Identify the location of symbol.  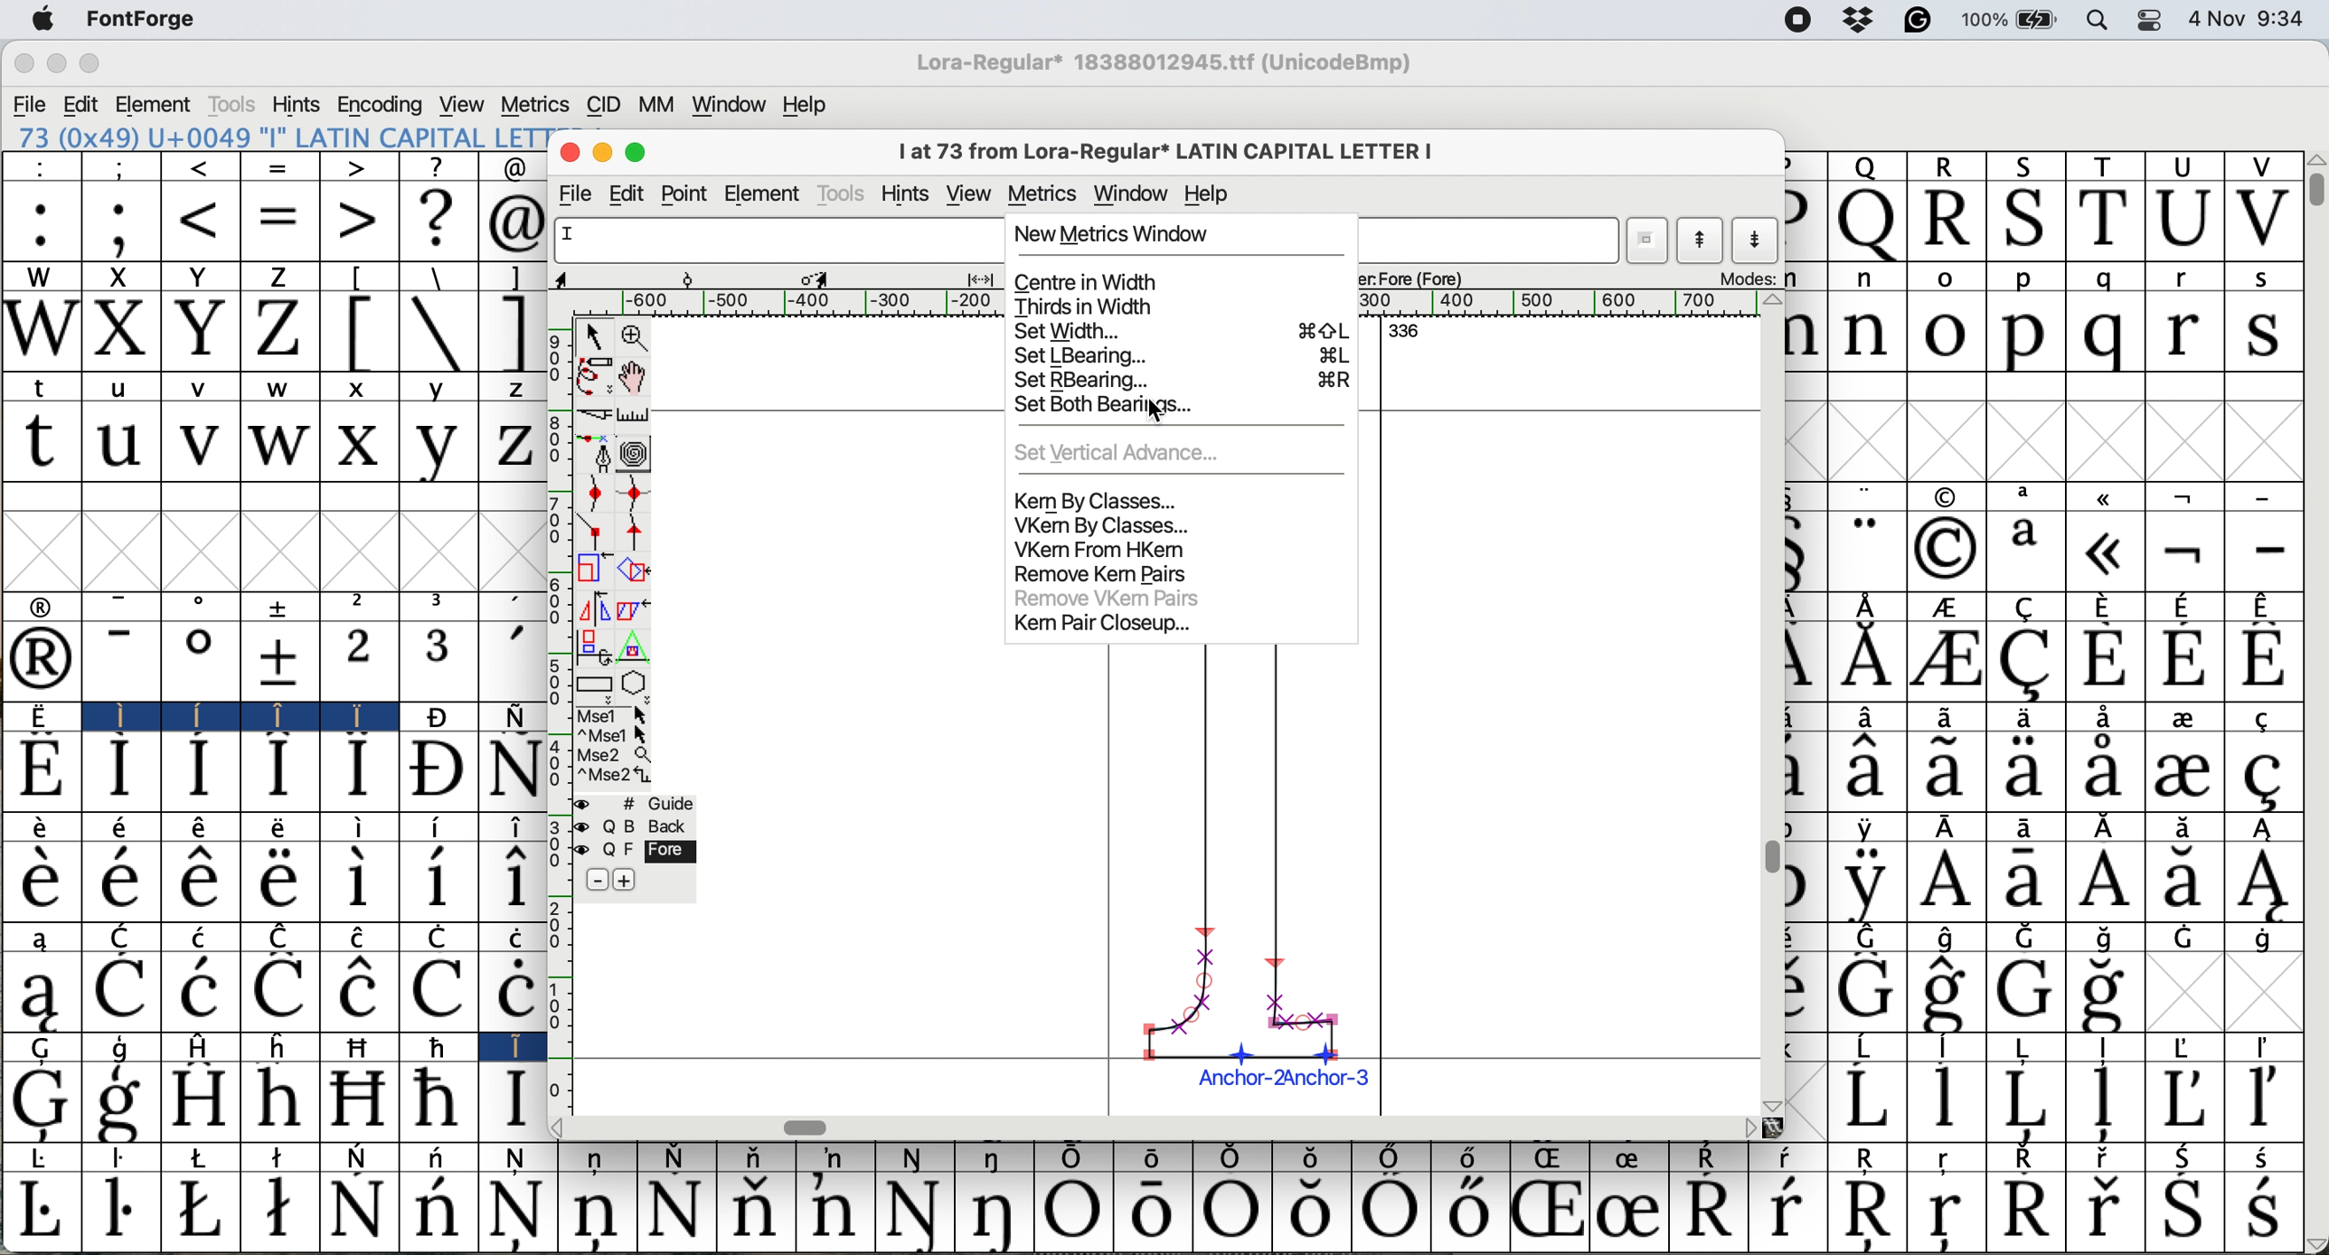
(1868, 605).